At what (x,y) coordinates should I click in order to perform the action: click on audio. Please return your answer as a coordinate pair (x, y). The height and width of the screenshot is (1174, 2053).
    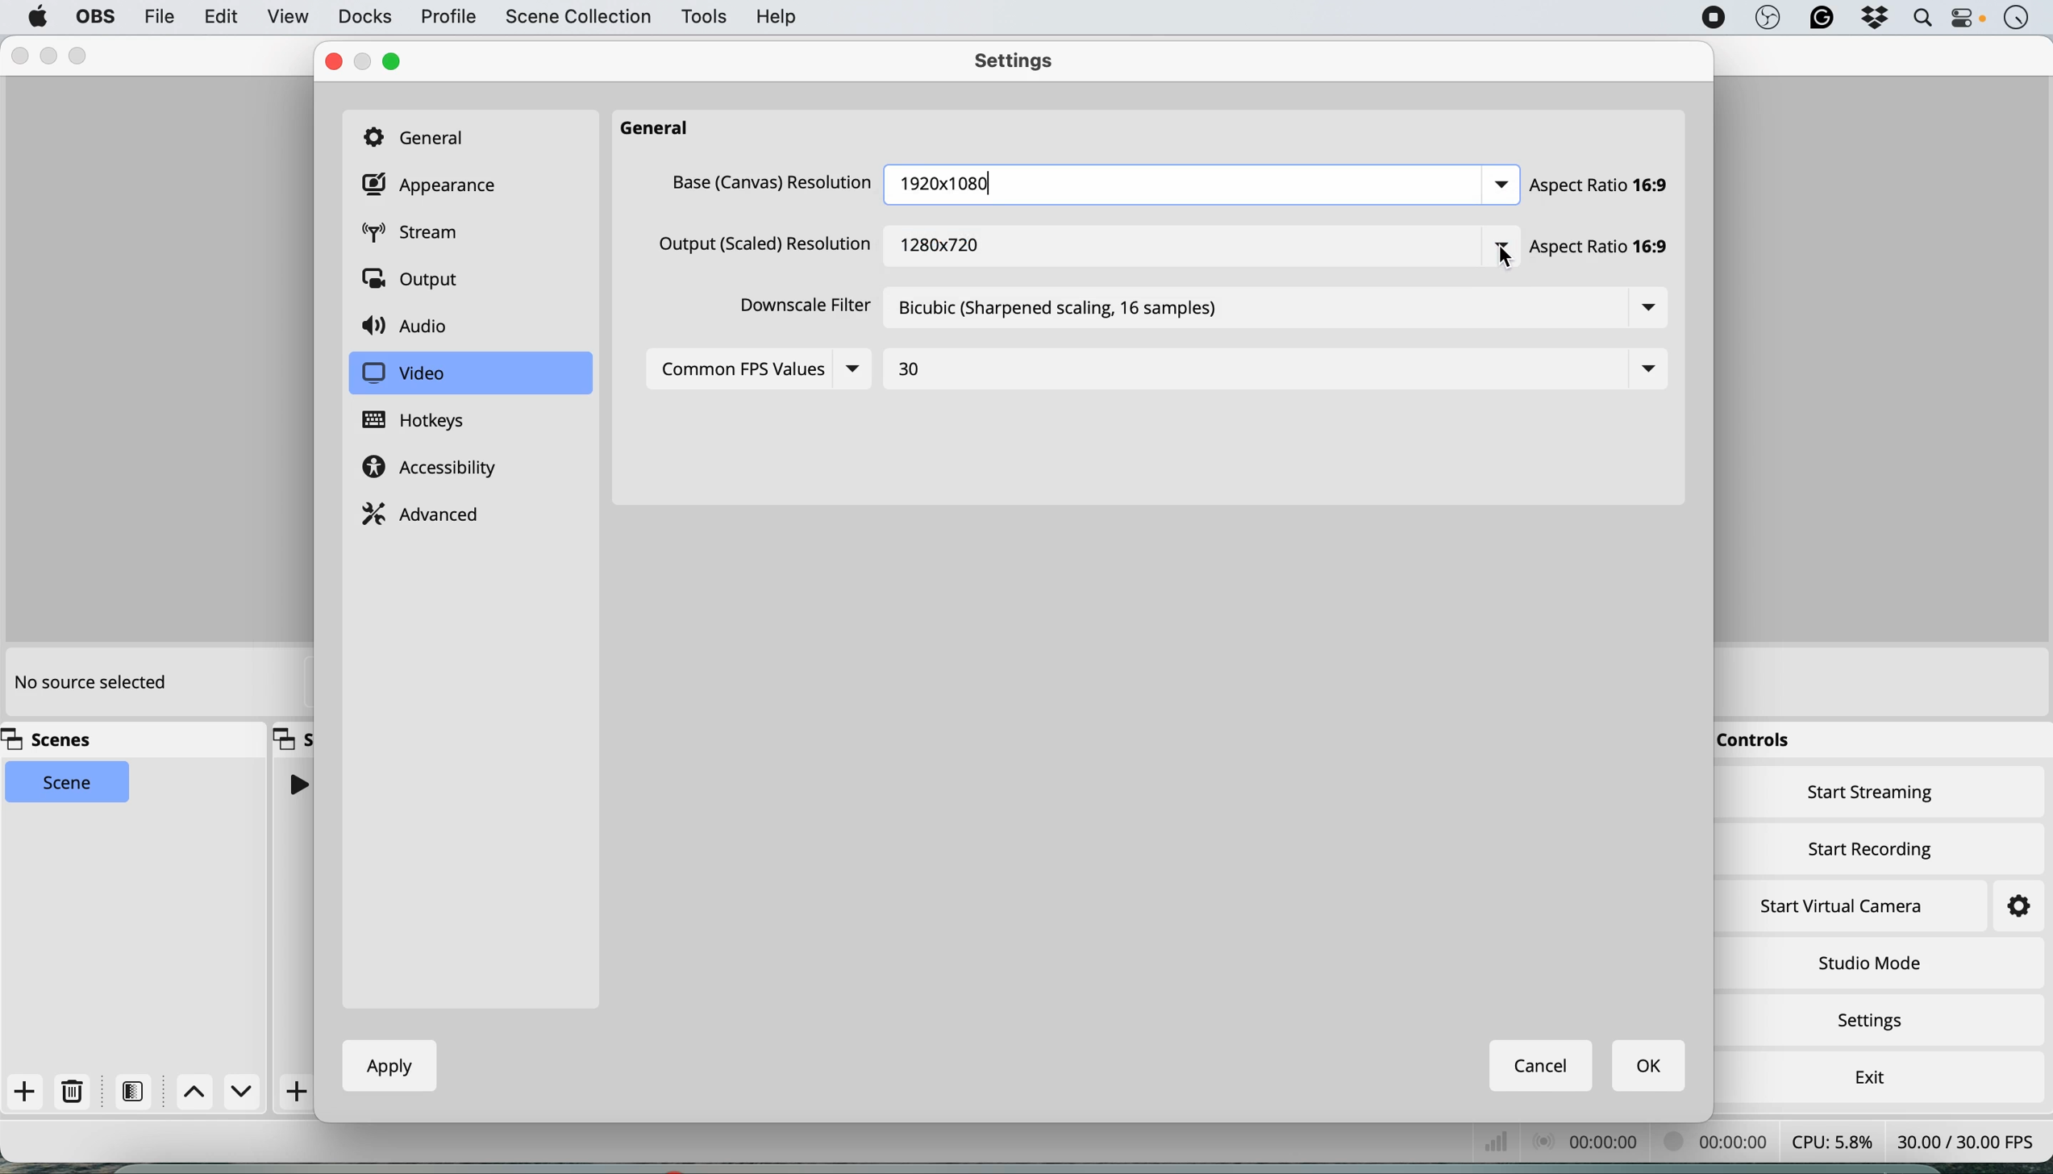
    Looking at the image, I should click on (411, 327).